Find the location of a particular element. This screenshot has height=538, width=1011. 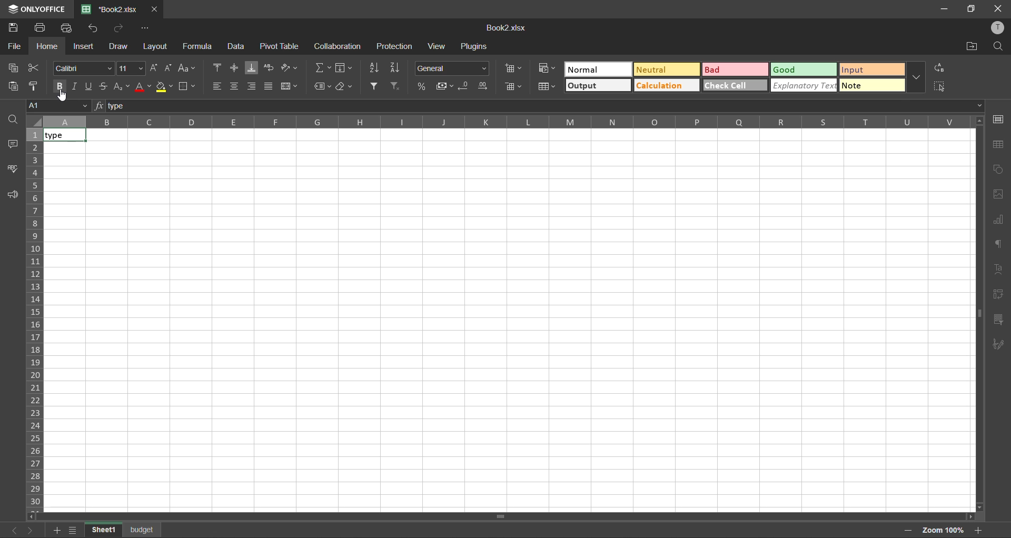

type is located at coordinates (63, 135).